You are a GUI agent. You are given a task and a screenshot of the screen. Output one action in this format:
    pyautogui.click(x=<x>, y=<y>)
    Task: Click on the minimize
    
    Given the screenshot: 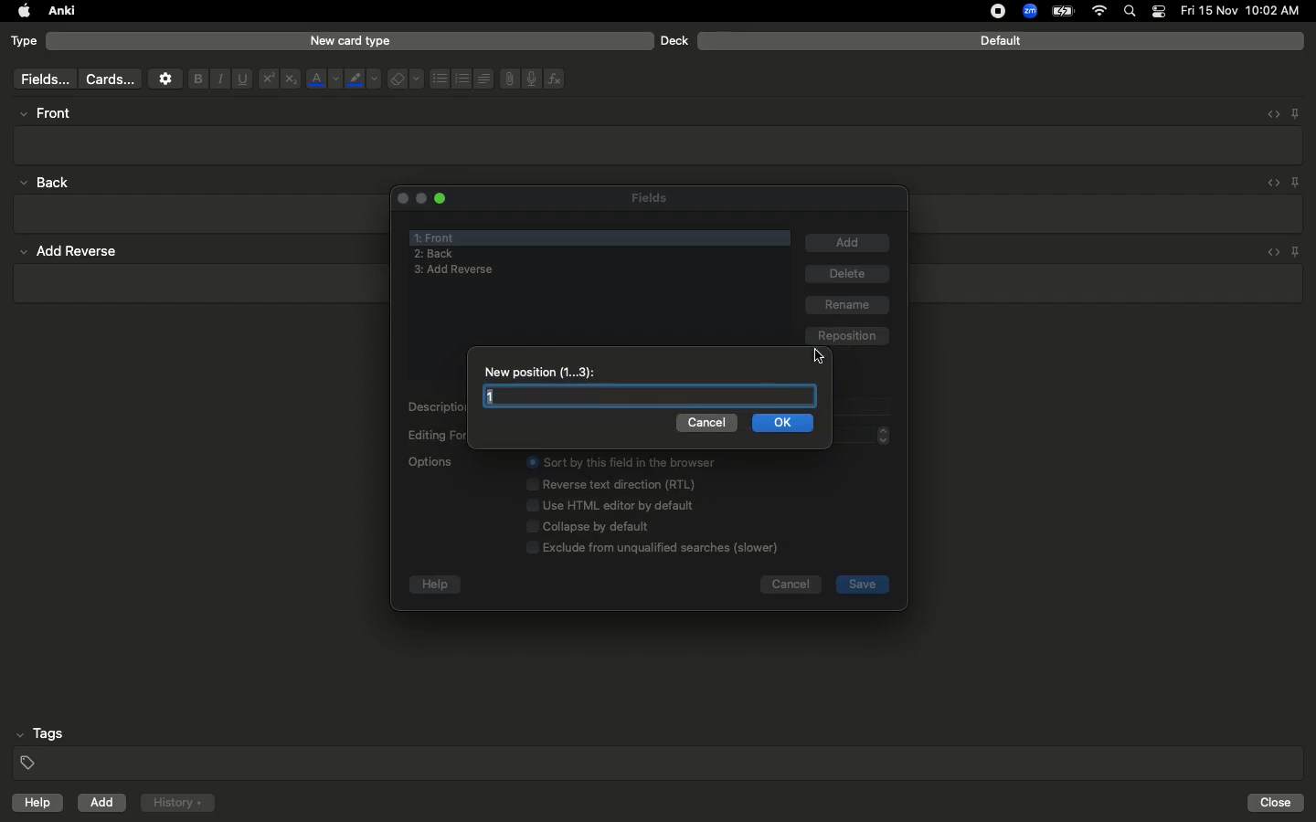 What is the action you would take?
    pyautogui.click(x=419, y=199)
    